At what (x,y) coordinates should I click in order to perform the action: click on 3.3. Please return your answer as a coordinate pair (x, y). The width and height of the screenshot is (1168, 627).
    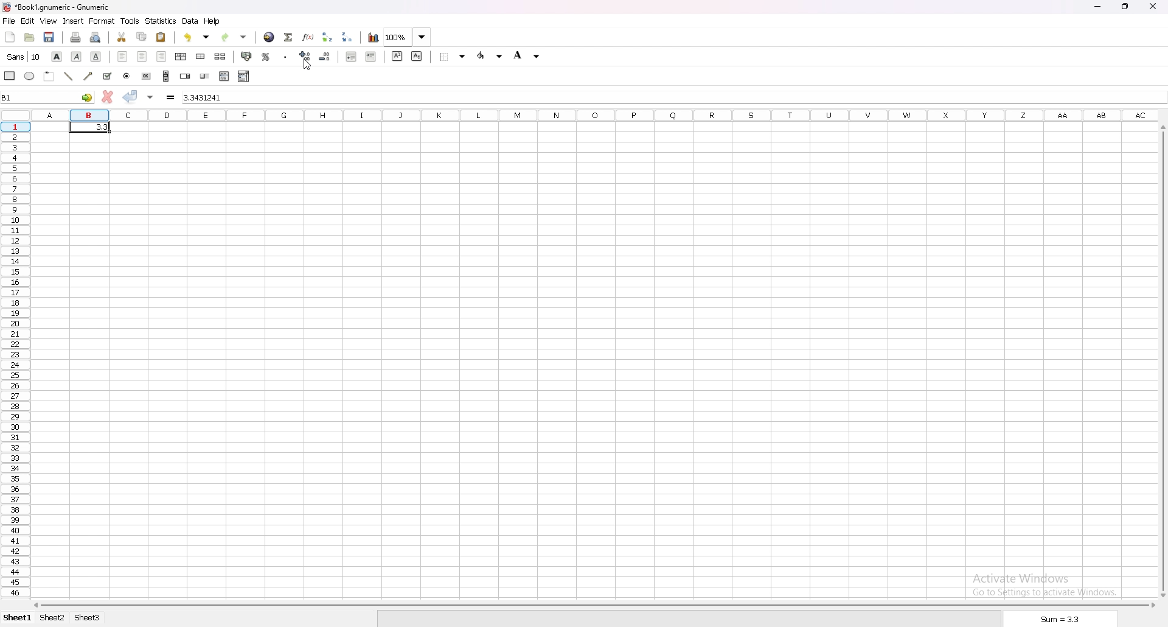
    Looking at the image, I should click on (99, 127).